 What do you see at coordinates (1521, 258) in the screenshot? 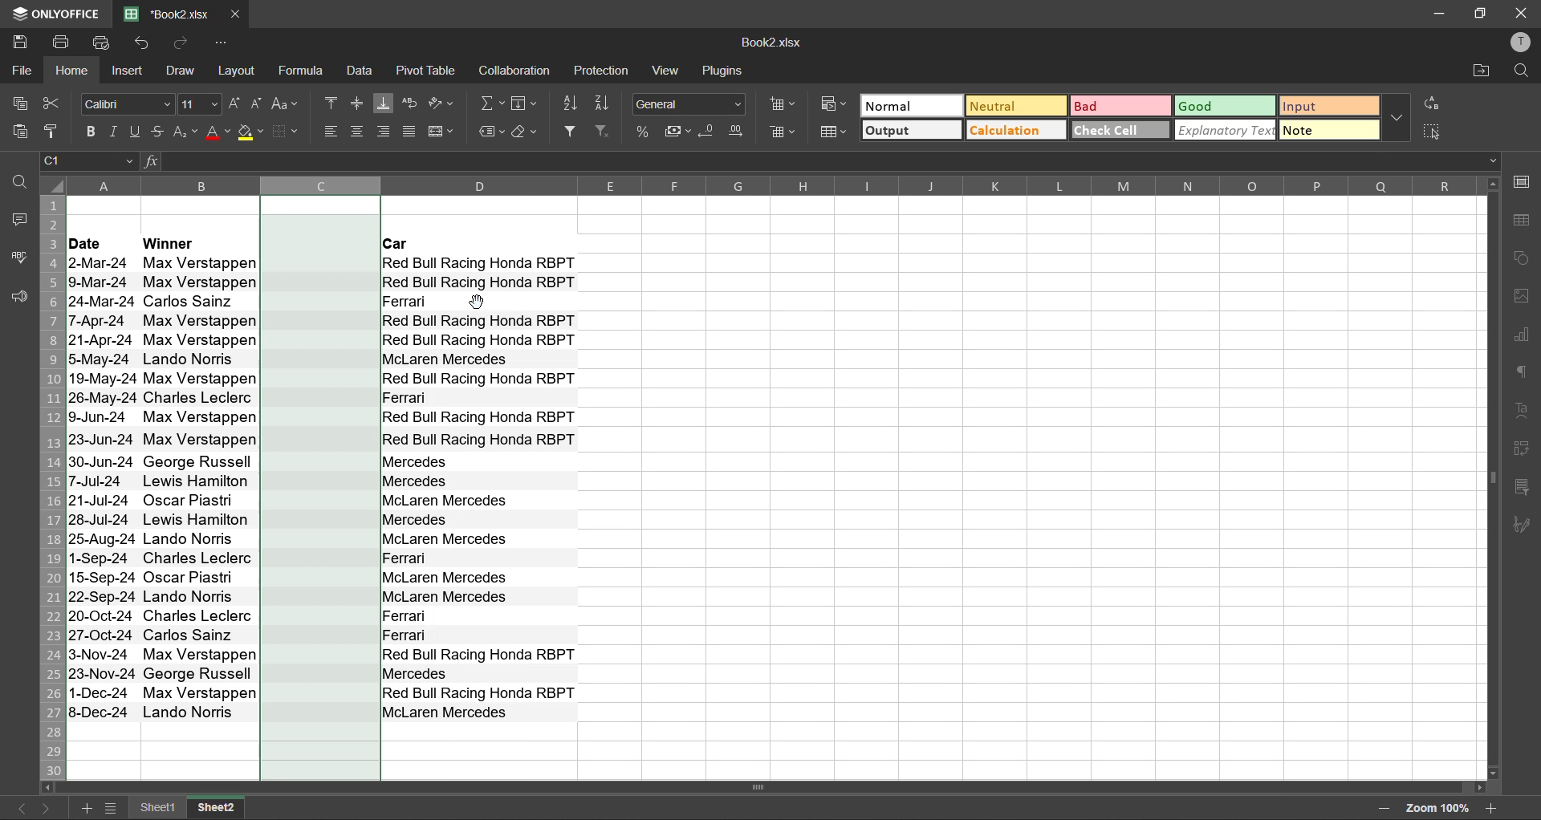
I see `shapes` at bounding box center [1521, 258].